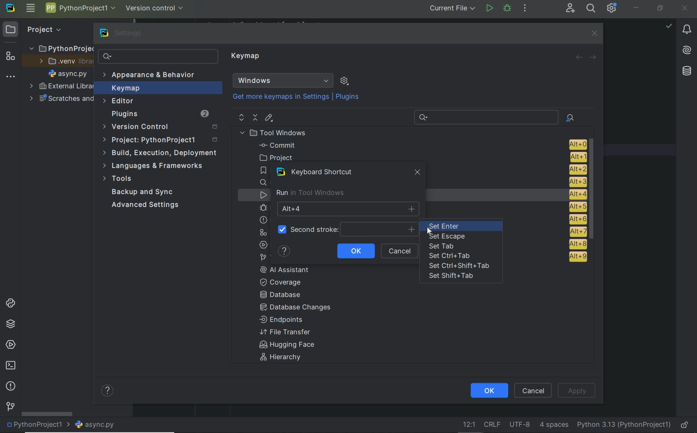 This screenshot has width=697, height=433. What do you see at coordinates (660, 9) in the screenshot?
I see `restore down` at bounding box center [660, 9].